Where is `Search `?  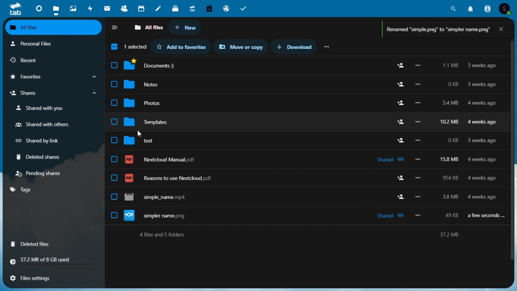
Search  is located at coordinates (454, 7).